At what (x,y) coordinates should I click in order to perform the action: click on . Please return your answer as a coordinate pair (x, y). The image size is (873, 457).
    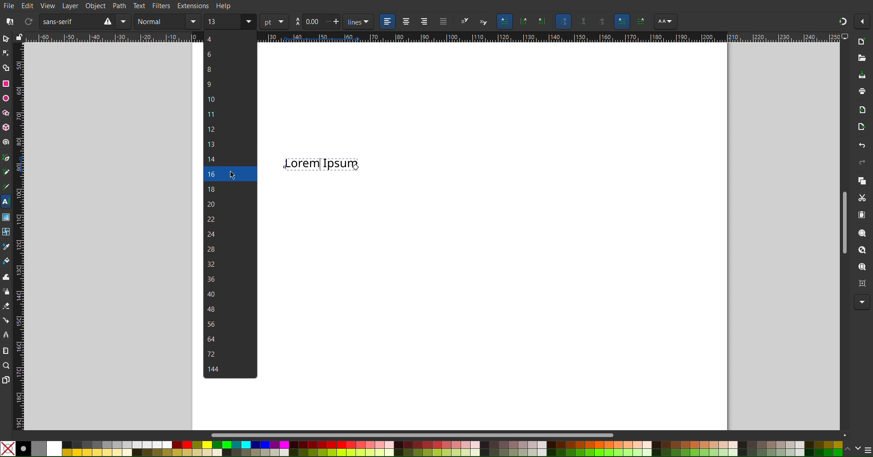
    Looking at the image, I should click on (641, 22).